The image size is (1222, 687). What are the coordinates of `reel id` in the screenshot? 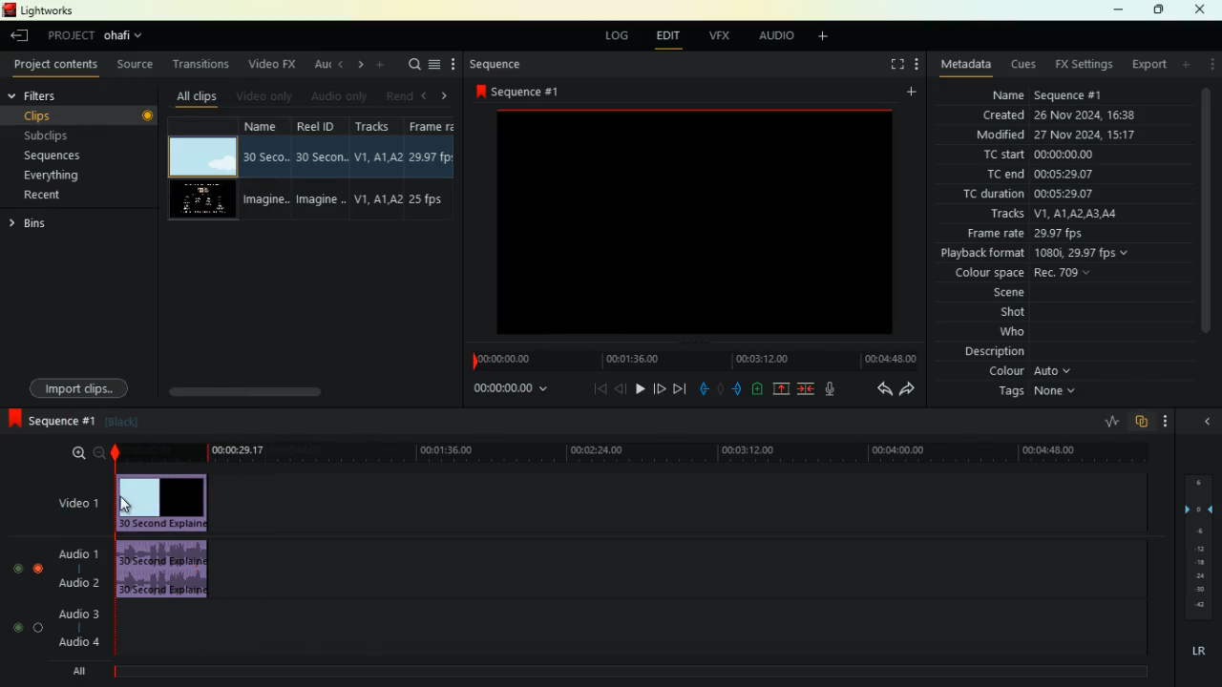 It's located at (324, 170).